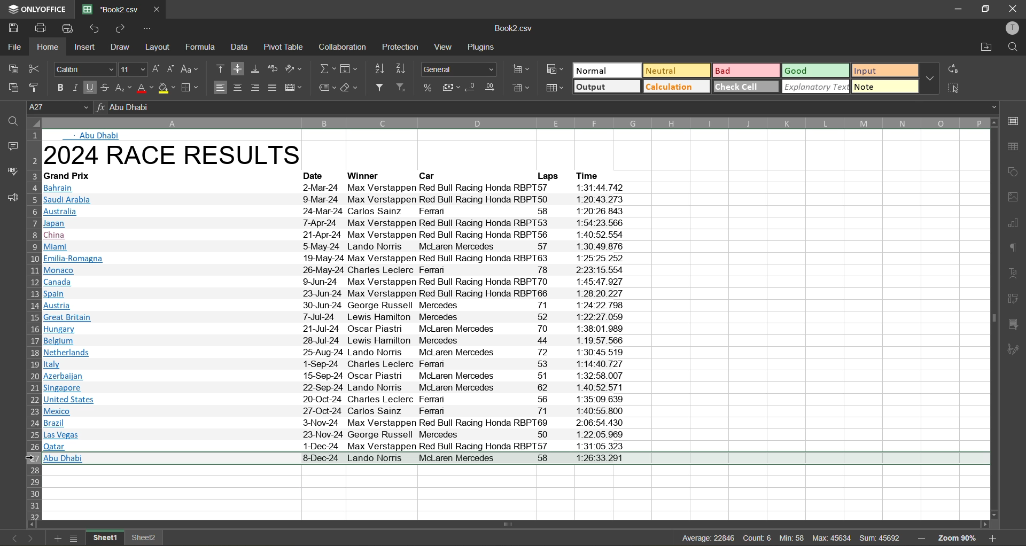 The image size is (1026, 546). Describe the element at coordinates (90, 89) in the screenshot. I see `underline` at that location.